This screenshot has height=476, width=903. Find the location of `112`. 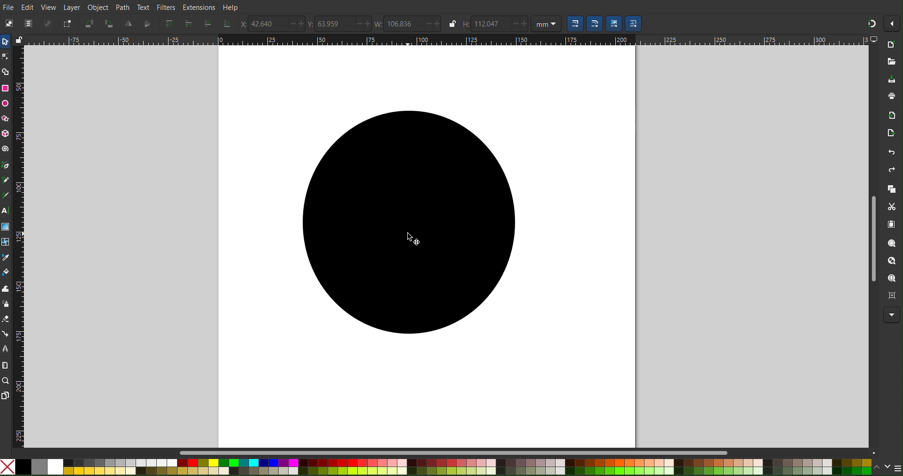

112 is located at coordinates (490, 24).